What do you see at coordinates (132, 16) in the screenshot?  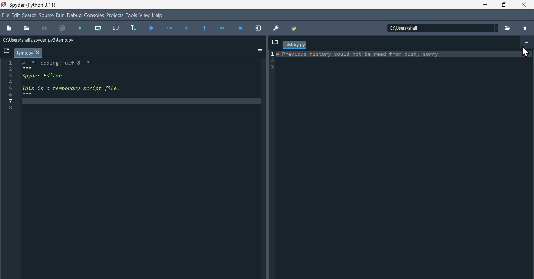 I see `Tools` at bounding box center [132, 16].